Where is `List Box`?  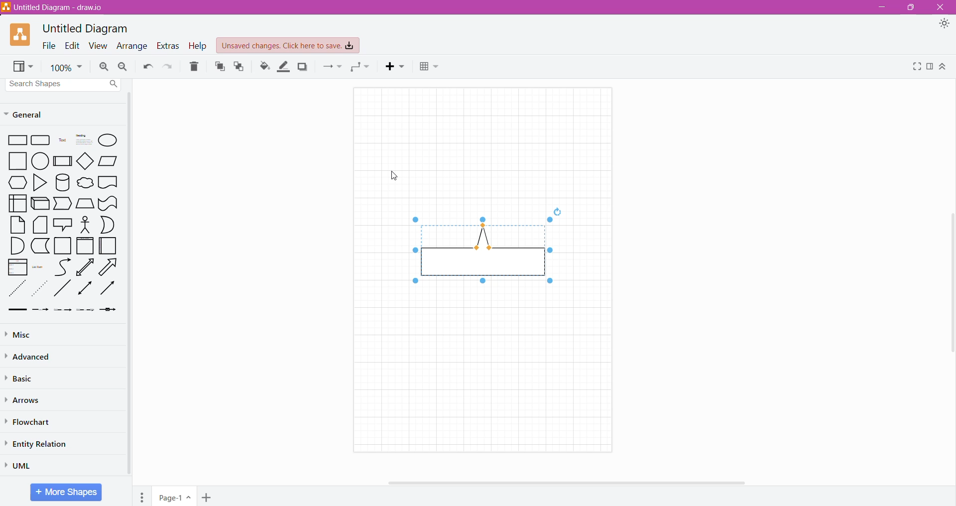
List Box is located at coordinates (17, 267).